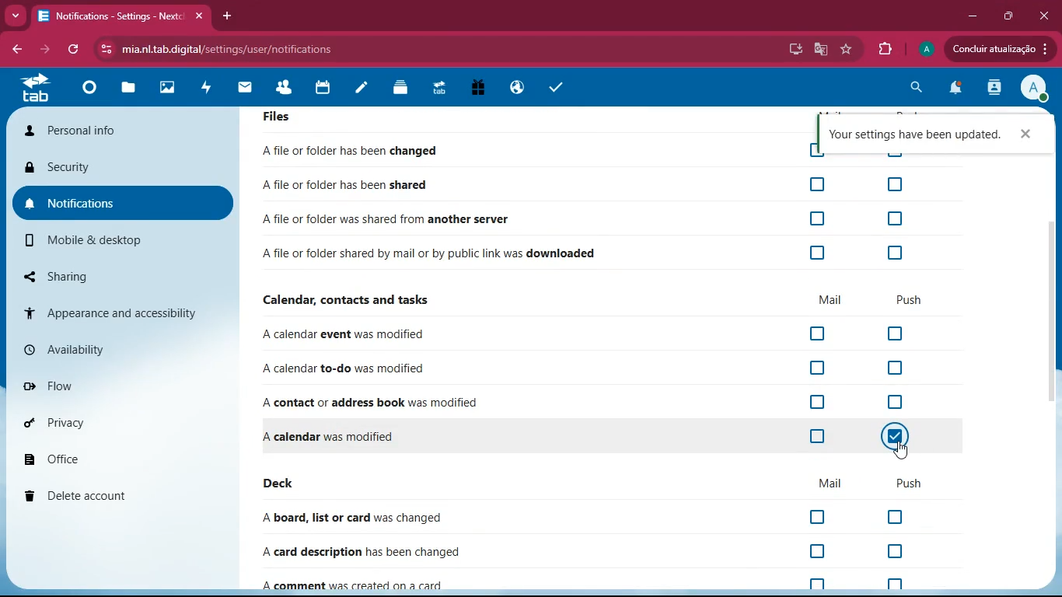 This screenshot has height=597, width=1062. Describe the element at coordinates (427, 218) in the screenshot. I see `file shared from another server` at that location.